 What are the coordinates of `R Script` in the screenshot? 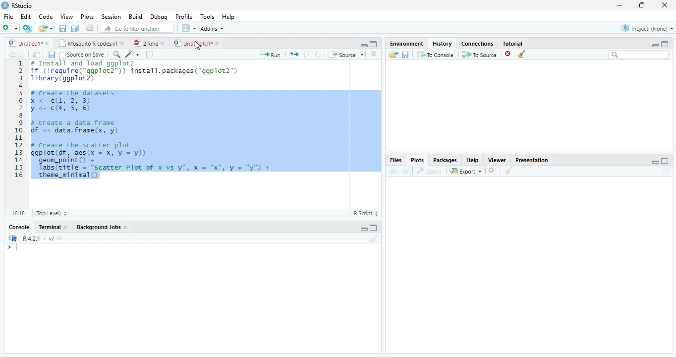 It's located at (367, 213).